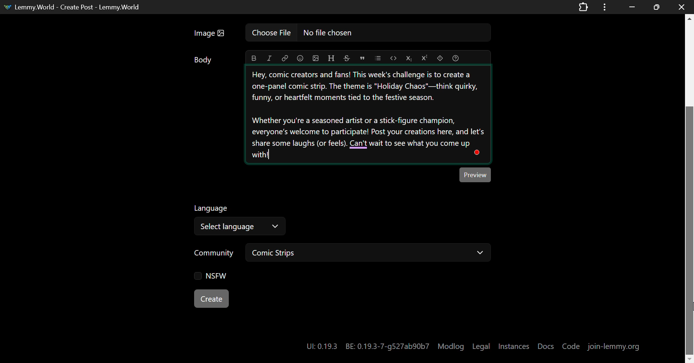 The height and width of the screenshot is (363, 694). Describe the element at coordinates (340, 35) in the screenshot. I see `Image: No file chosen` at that location.